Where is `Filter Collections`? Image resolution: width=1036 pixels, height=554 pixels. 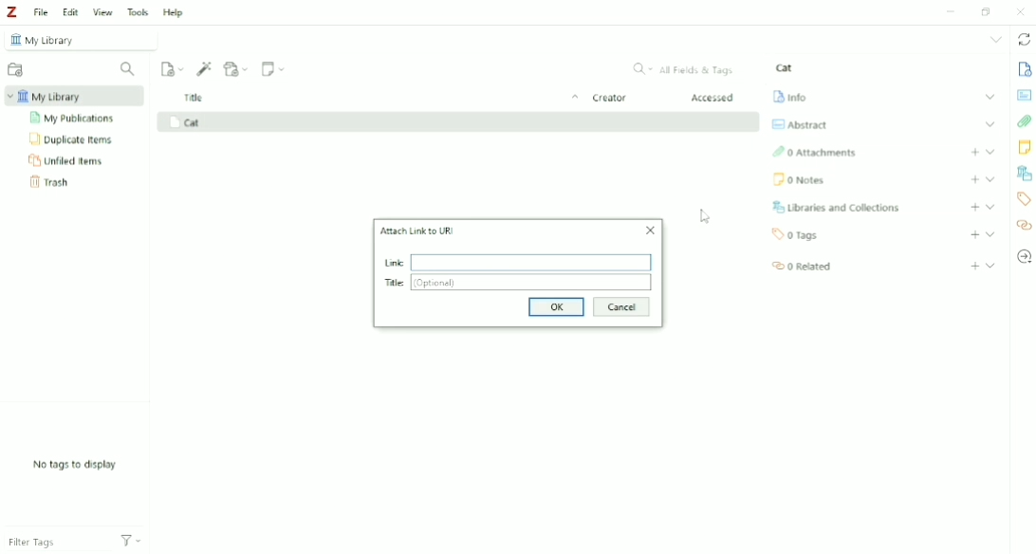 Filter Collections is located at coordinates (128, 69).